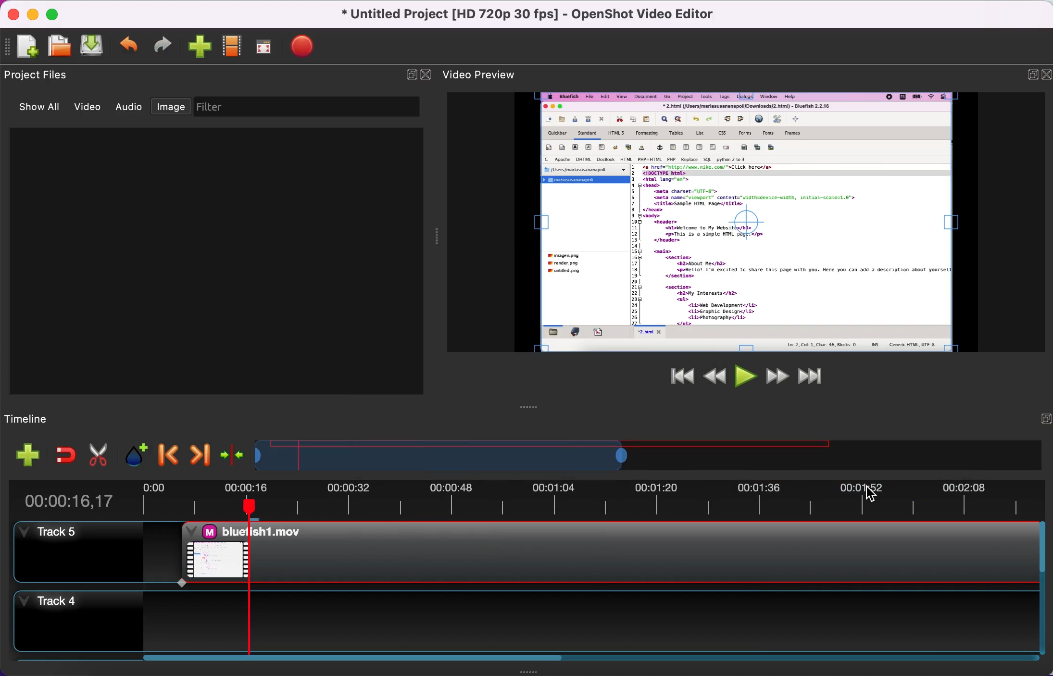 The width and height of the screenshot is (1053, 676). What do you see at coordinates (535, 497) in the screenshot?
I see `time duration` at bounding box center [535, 497].